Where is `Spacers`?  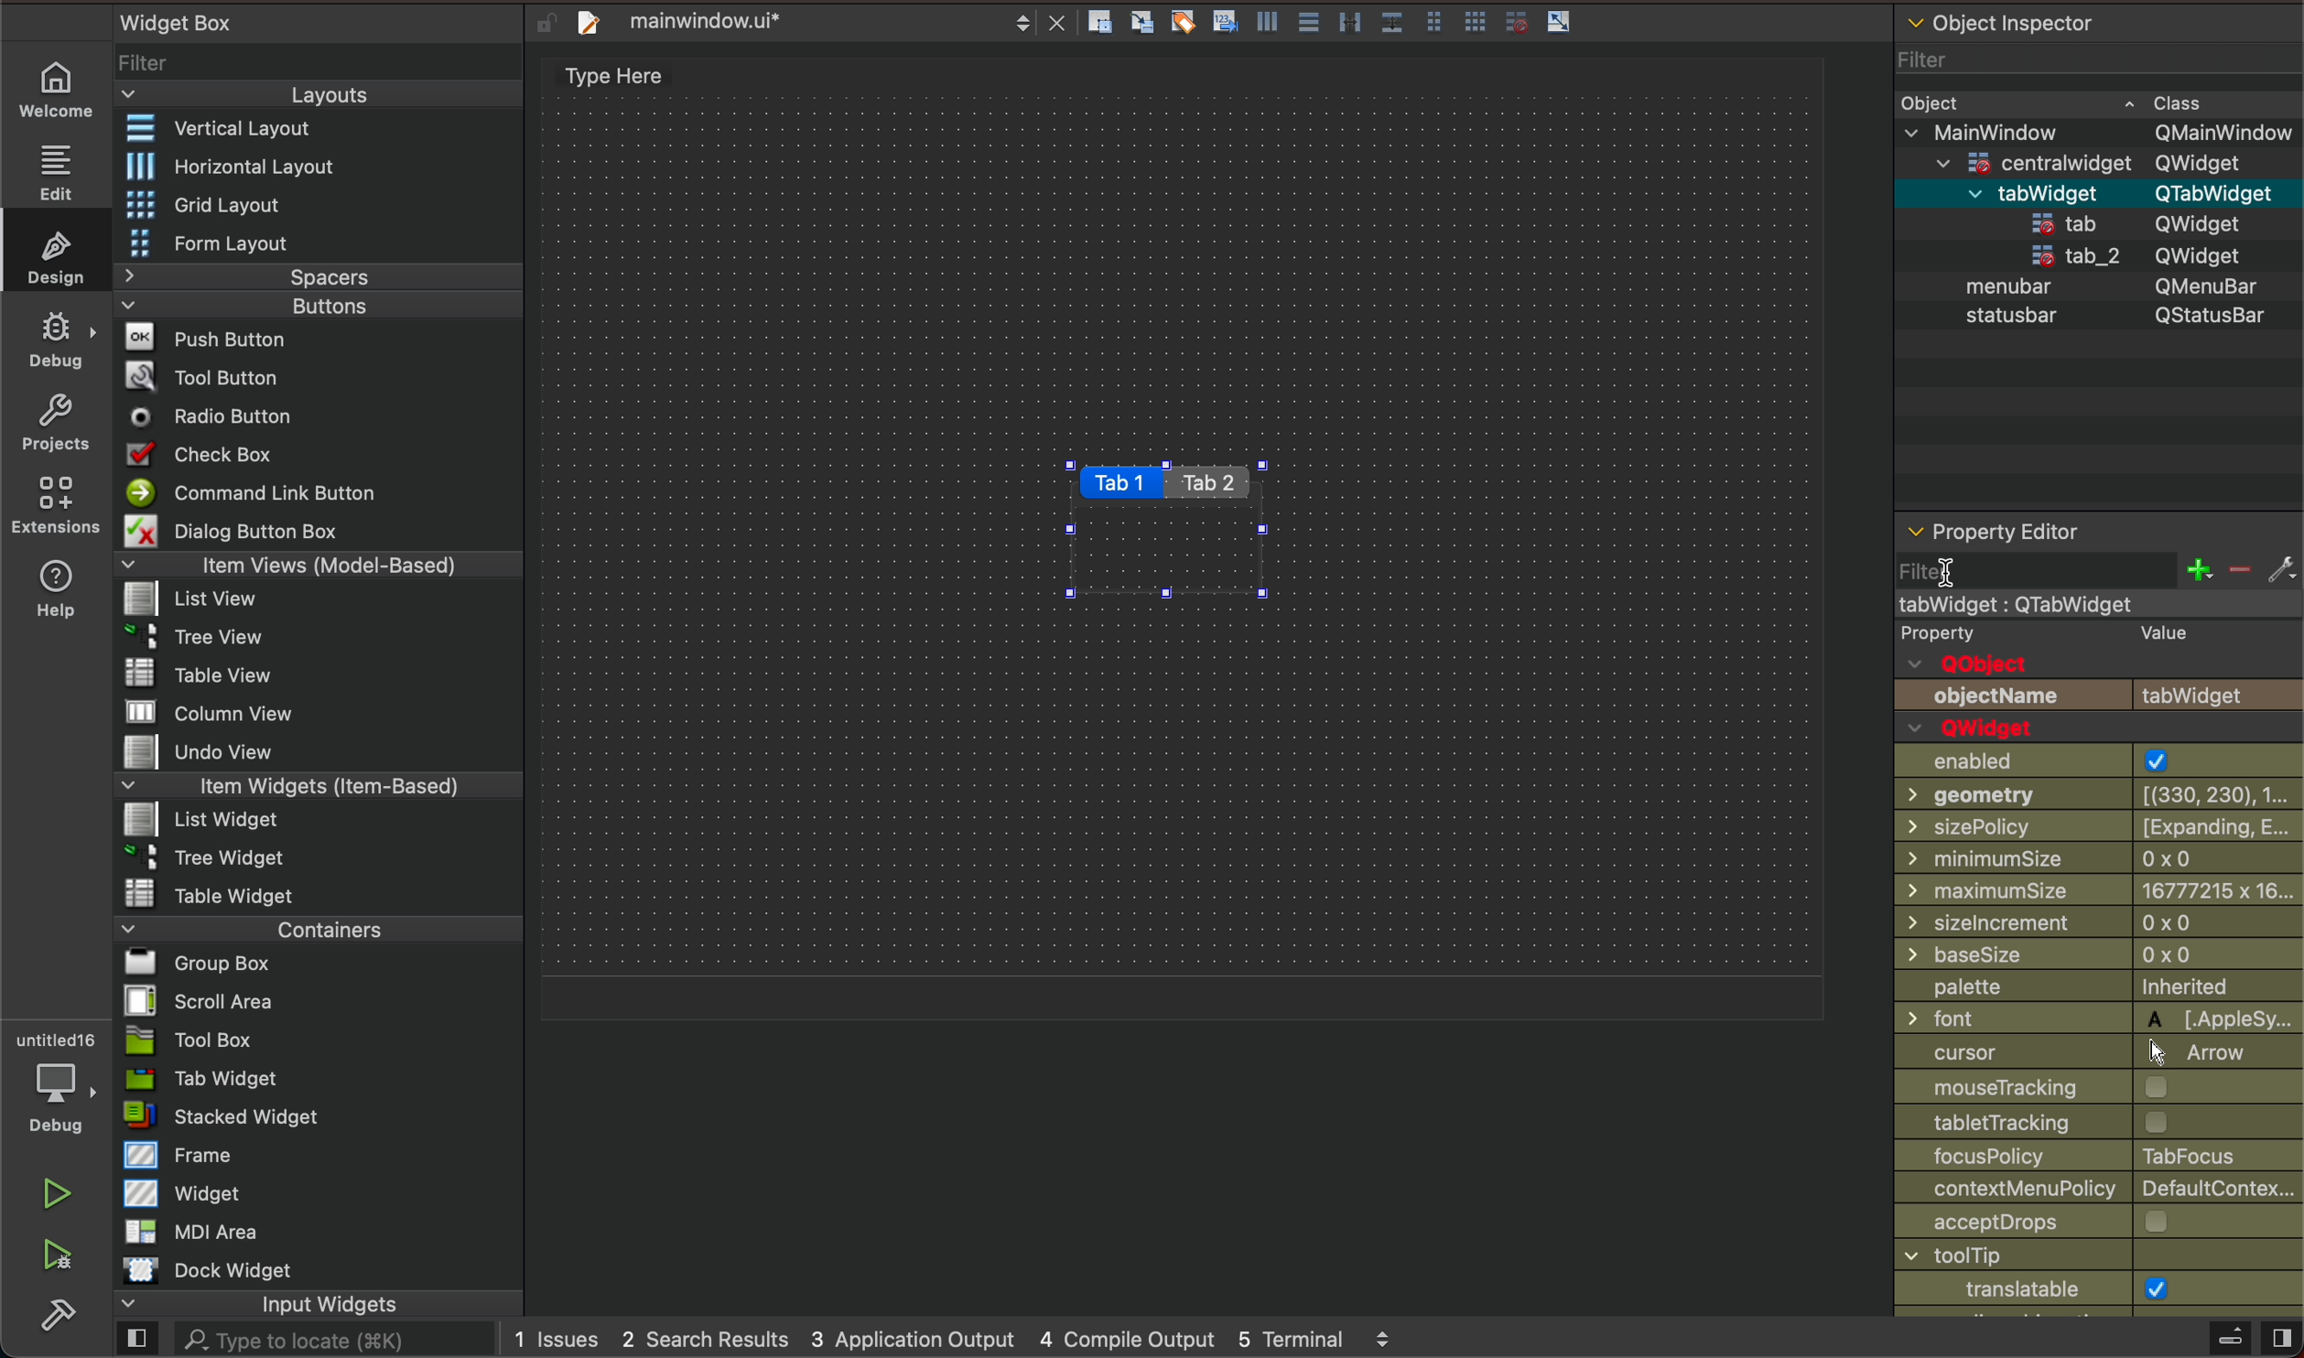 Spacers is located at coordinates (320, 278).